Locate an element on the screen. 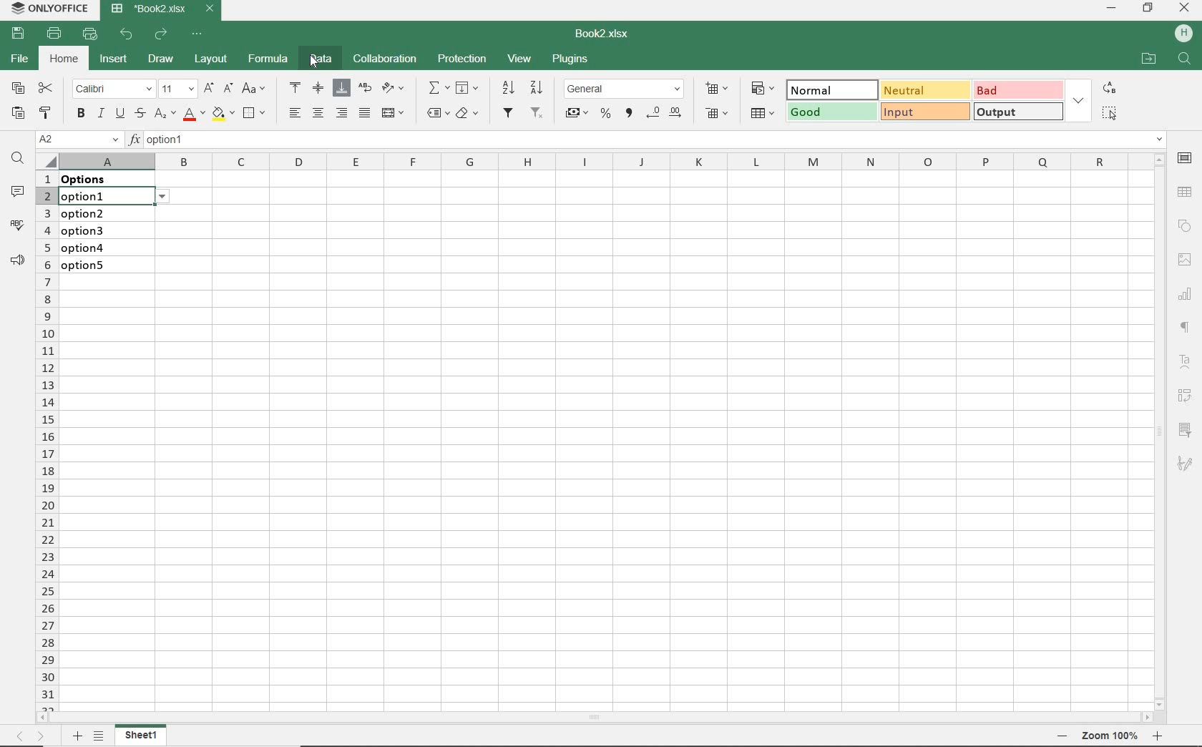 Image resolution: width=1202 pixels, height=747 pixels. data validation: Lists on these cells is located at coordinates (114, 241).